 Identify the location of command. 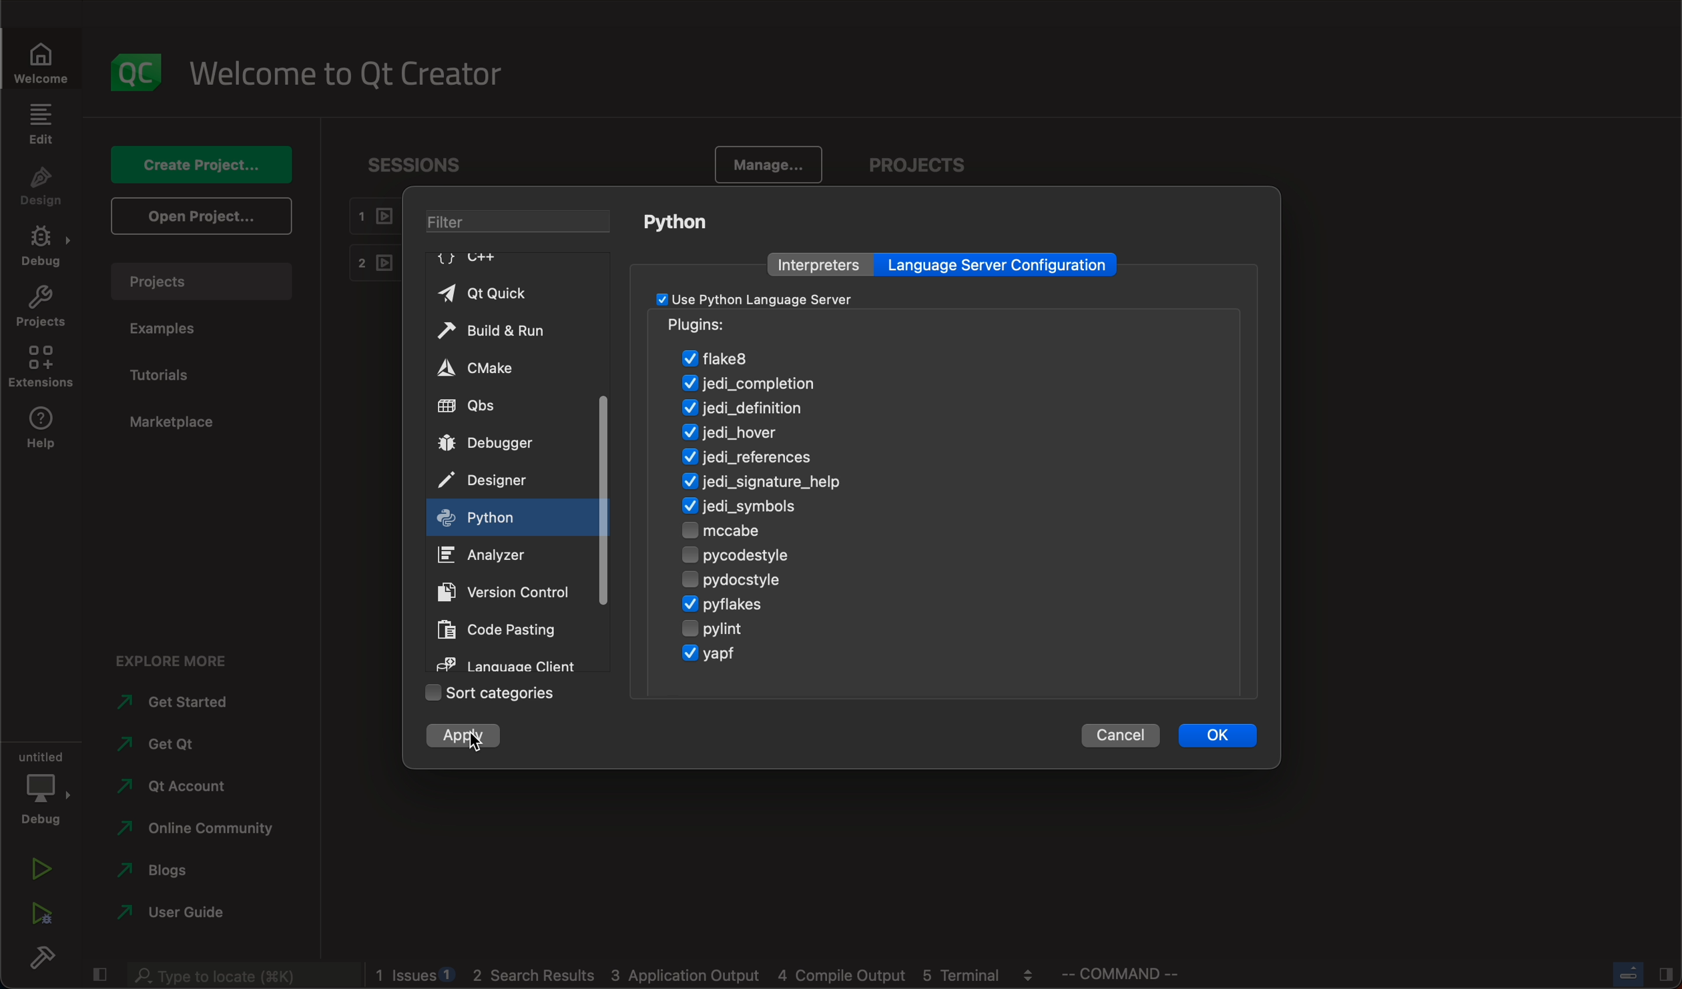
(1119, 973).